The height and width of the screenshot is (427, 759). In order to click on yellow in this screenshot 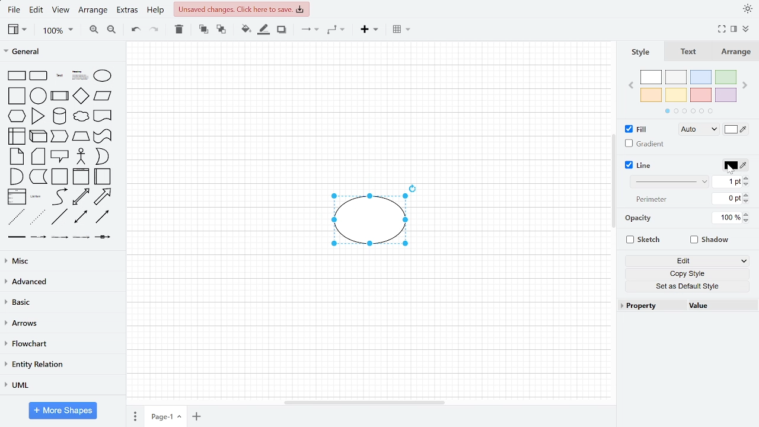, I will do `click(677, 95)`.